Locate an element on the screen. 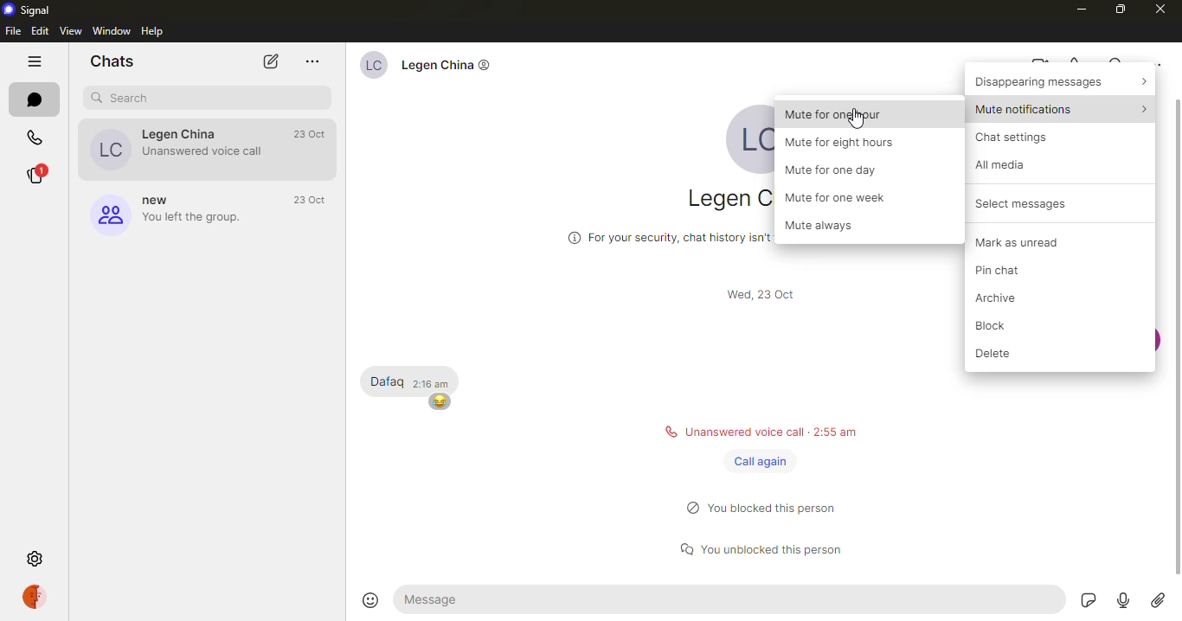 The image size is (1182, 621). attach is located at coordinates (1159, 603).